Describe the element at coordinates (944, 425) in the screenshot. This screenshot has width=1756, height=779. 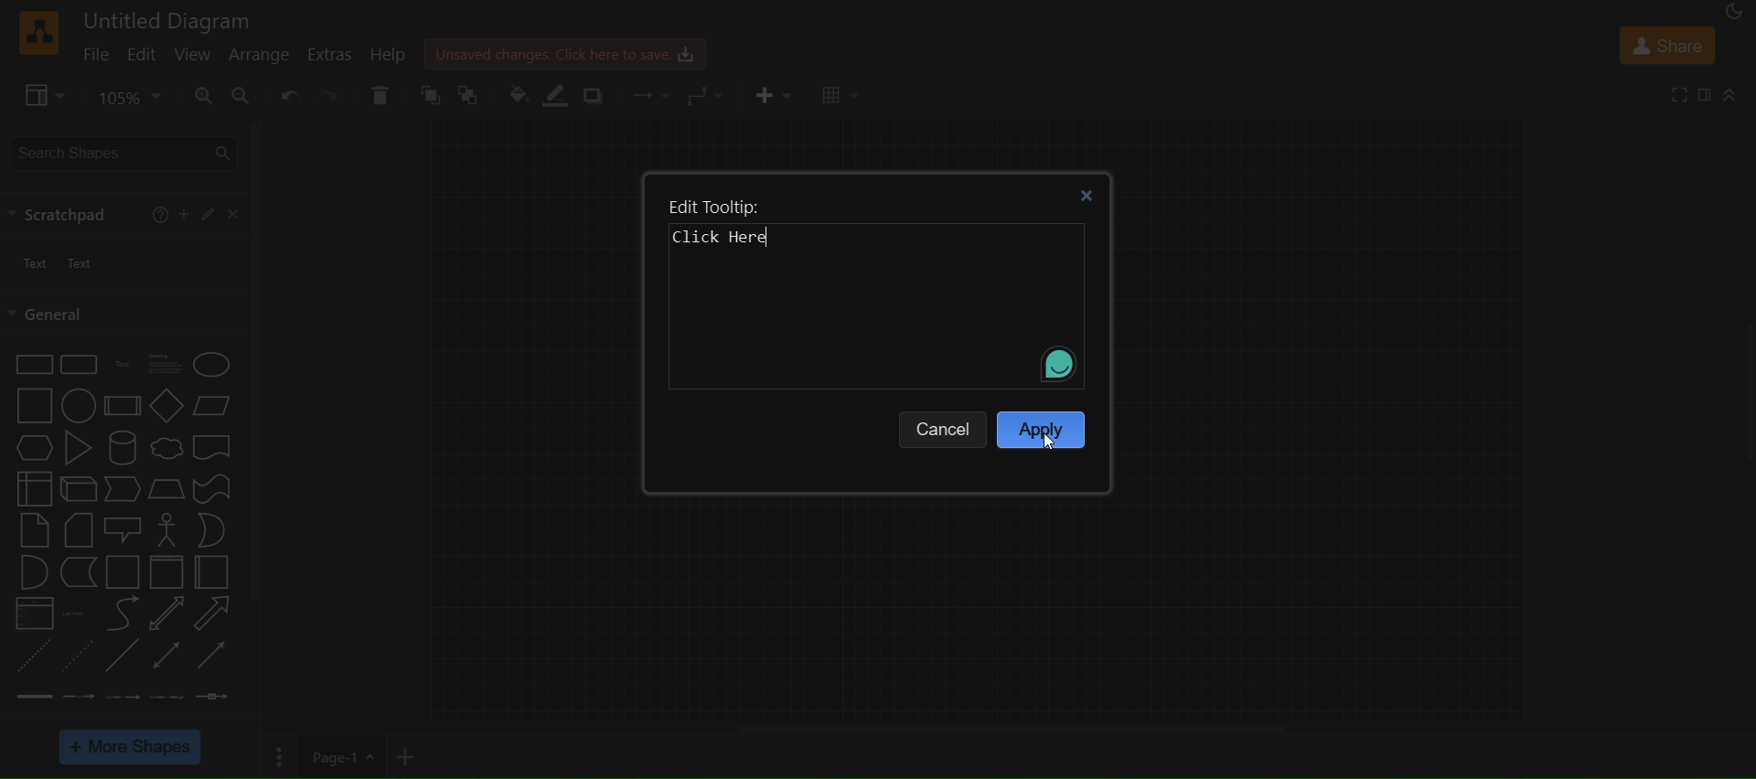
I see `cancel` at that location.